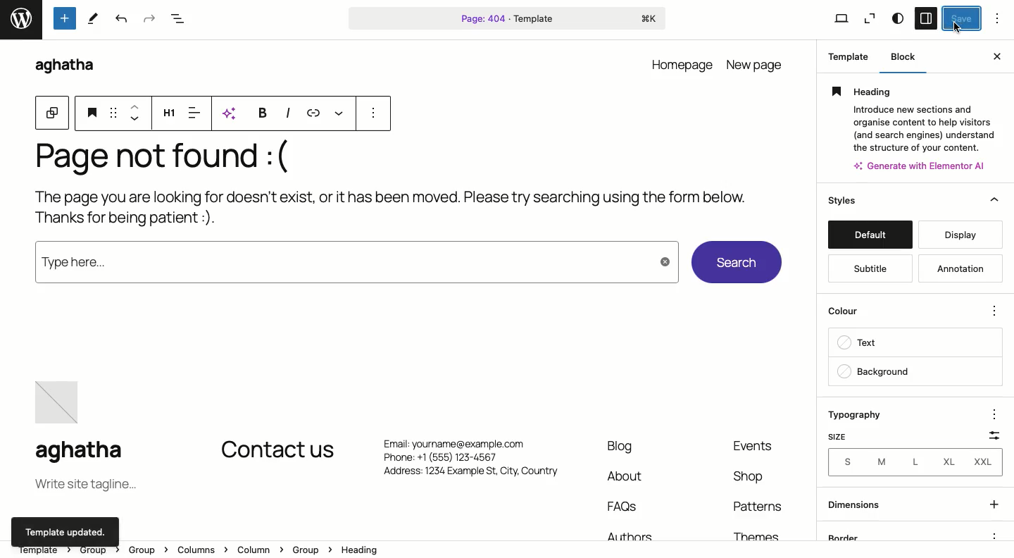 This screenshot has height=558, width=1014. Describe the element at coordinates (876, 374) in the screenshot. I see `backgroung` at that location.